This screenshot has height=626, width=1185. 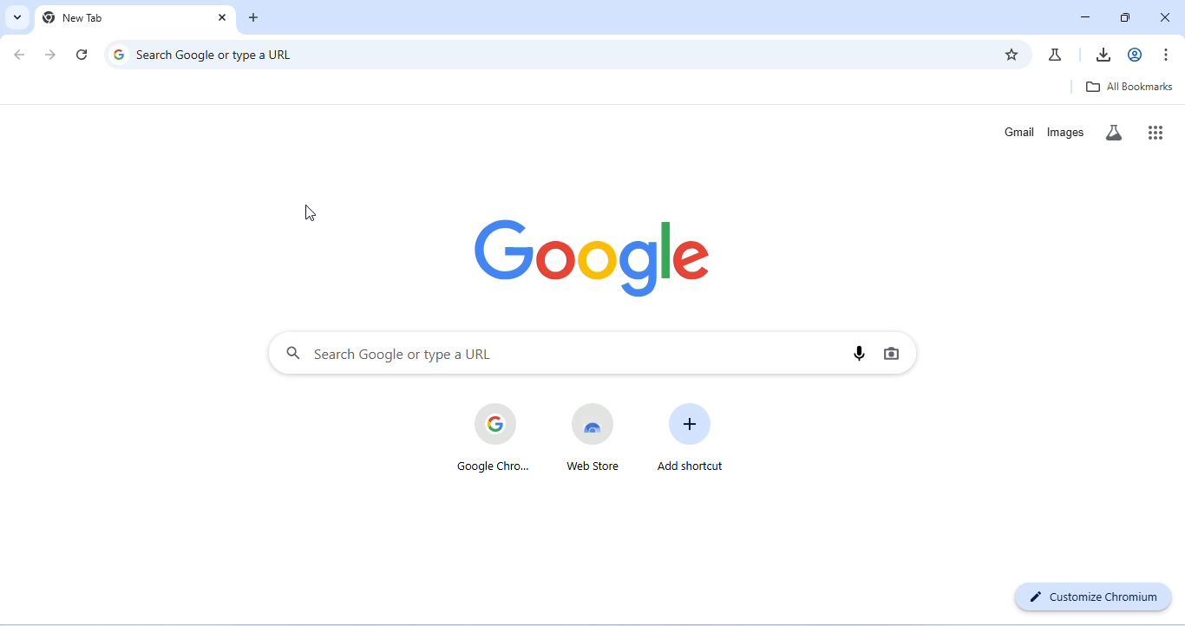 What do you see at coordinates (17, 55) in the screenshot?
I see `go back` at bounding box center [17, 55].